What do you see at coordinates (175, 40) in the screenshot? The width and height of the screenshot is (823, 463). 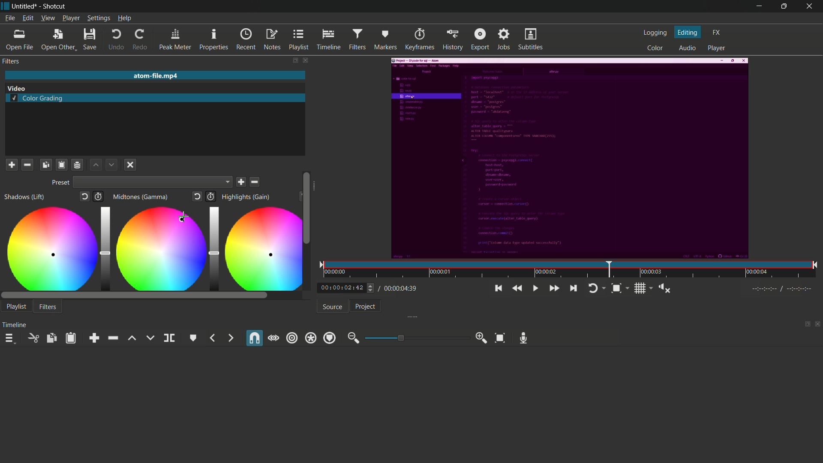 I see `peak meter` at bounding box center [175, 40].